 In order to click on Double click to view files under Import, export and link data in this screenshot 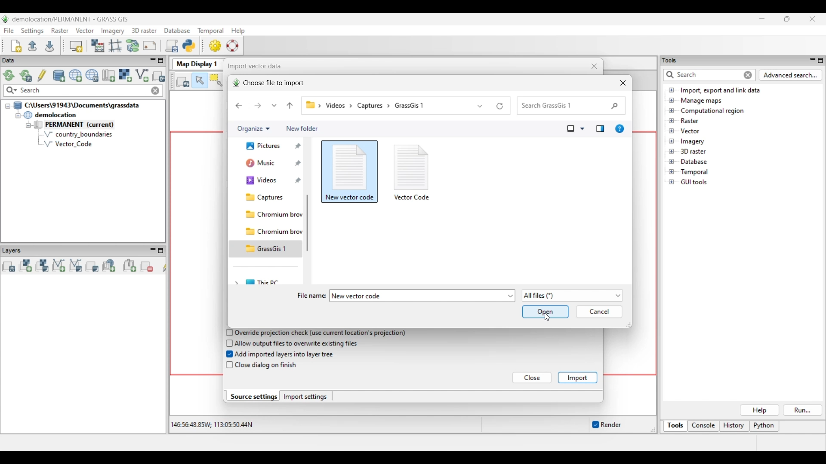, I will do `click(721, 91)`.